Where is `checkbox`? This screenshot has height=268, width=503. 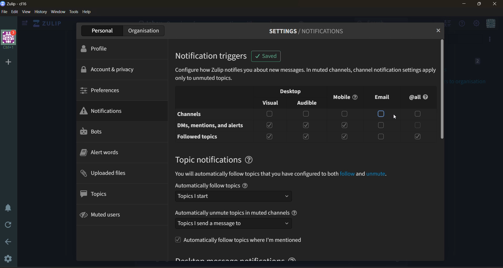
checkbox is located at coordinates (381, 125).